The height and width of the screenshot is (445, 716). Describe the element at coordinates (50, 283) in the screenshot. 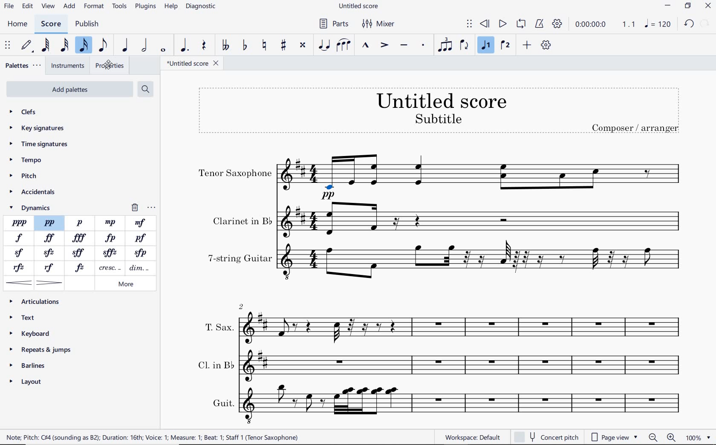

I see `DECRESENDO HAIRPIN` at that location.